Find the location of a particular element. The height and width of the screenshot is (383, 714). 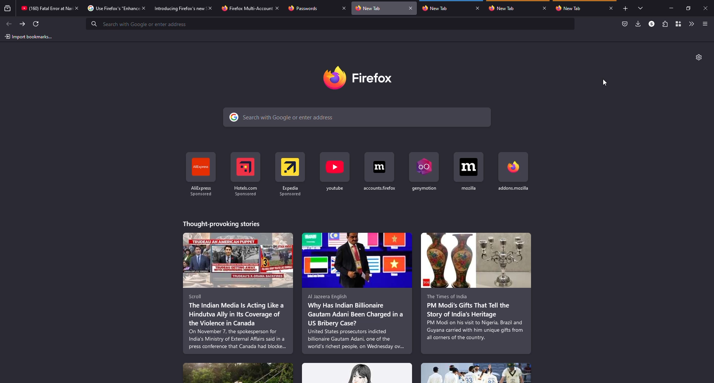

tab is located at coordinates (178, 8).